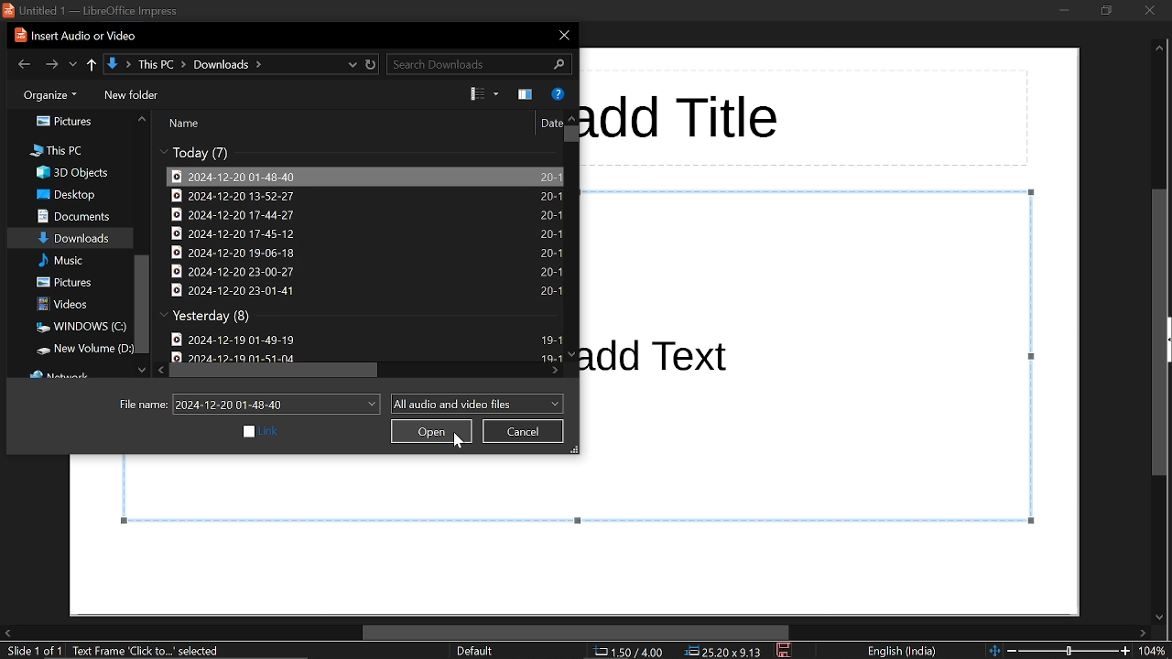 The height and width of the screenshot is (659, 1172). What do you see at coordinates (161, 369) in the screenshot?
I see `move left` at bounding box center [161, 369].